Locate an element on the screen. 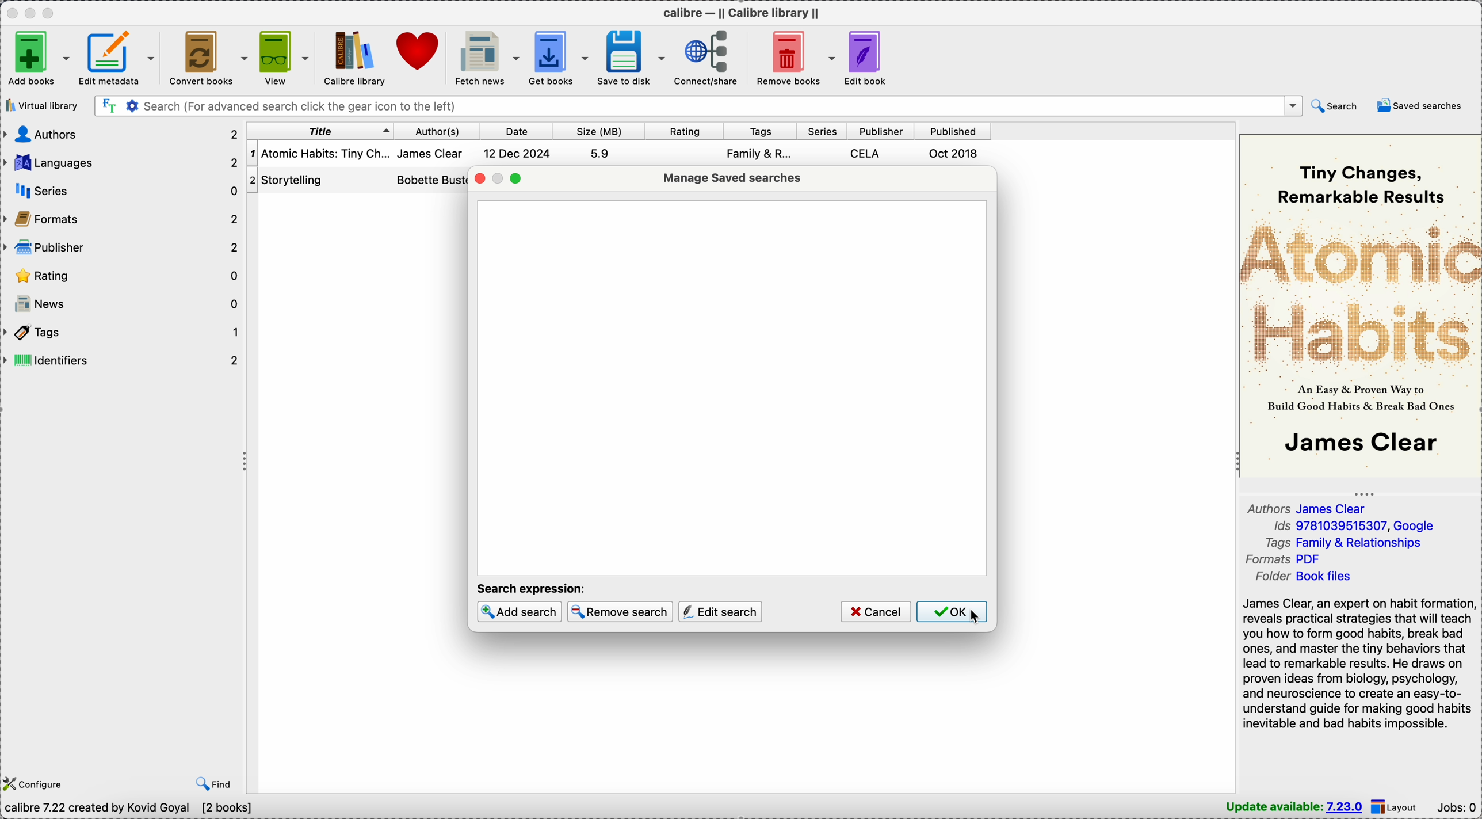 This screenshot has height=819, width=1482. get books is located at coordinates (559, 56).